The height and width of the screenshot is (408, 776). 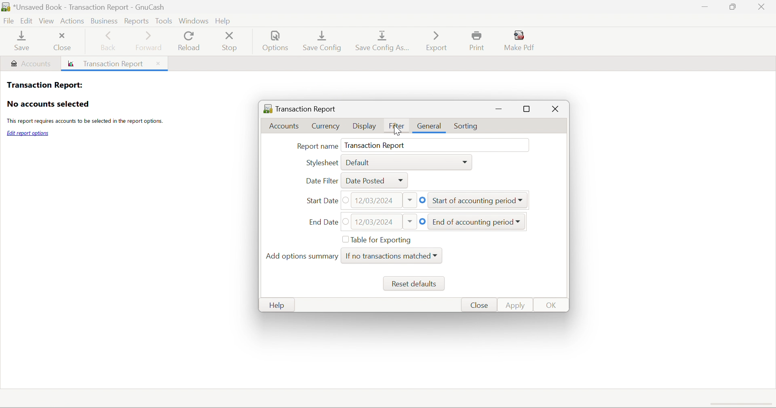 I want to click on Back, so click(x=110, y=42).